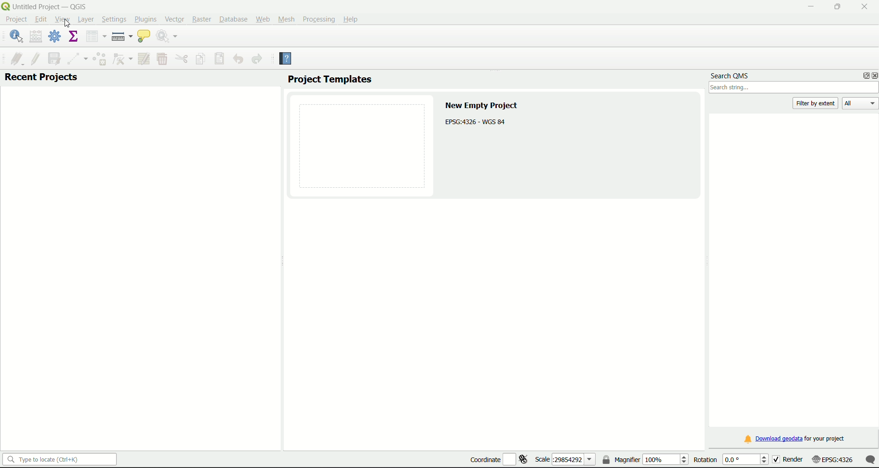 The image size is (879, 468). I want to click on Add feature, so click(101, 59).